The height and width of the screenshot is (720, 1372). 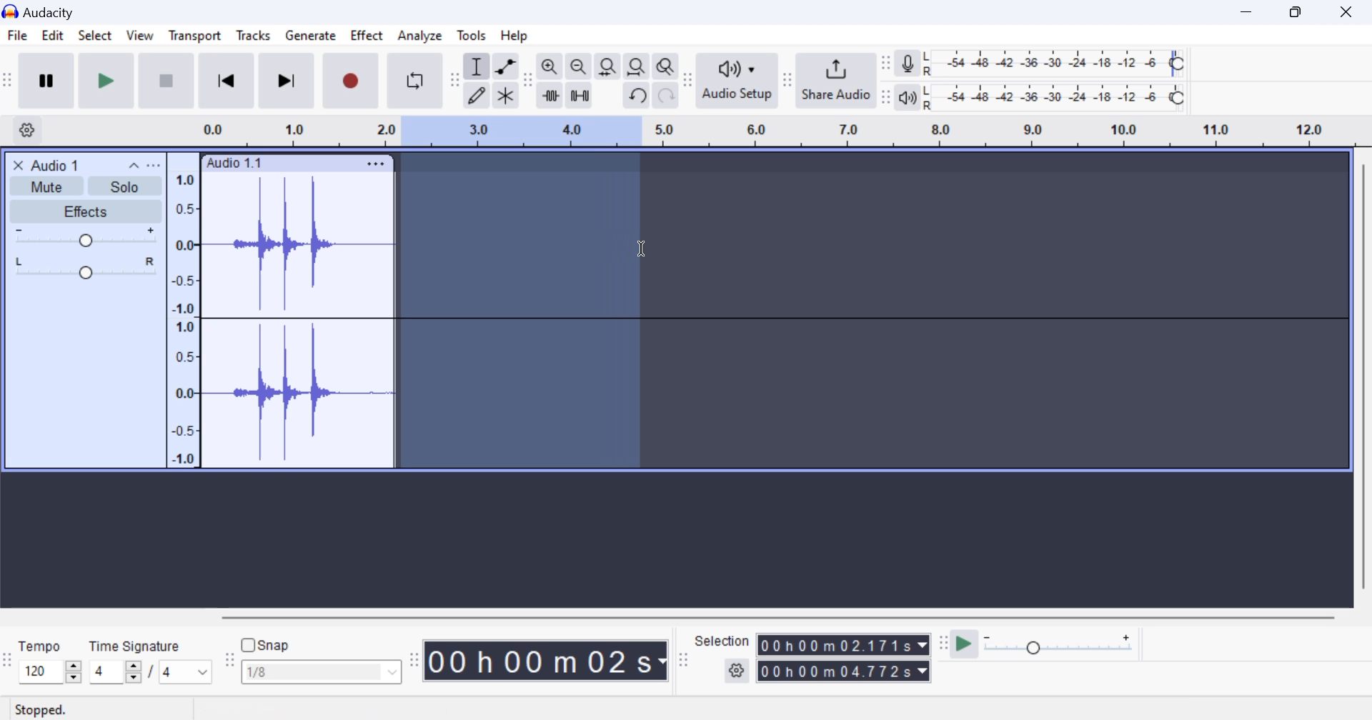 I want to click on fit project to width, so click(x=637, y=67).